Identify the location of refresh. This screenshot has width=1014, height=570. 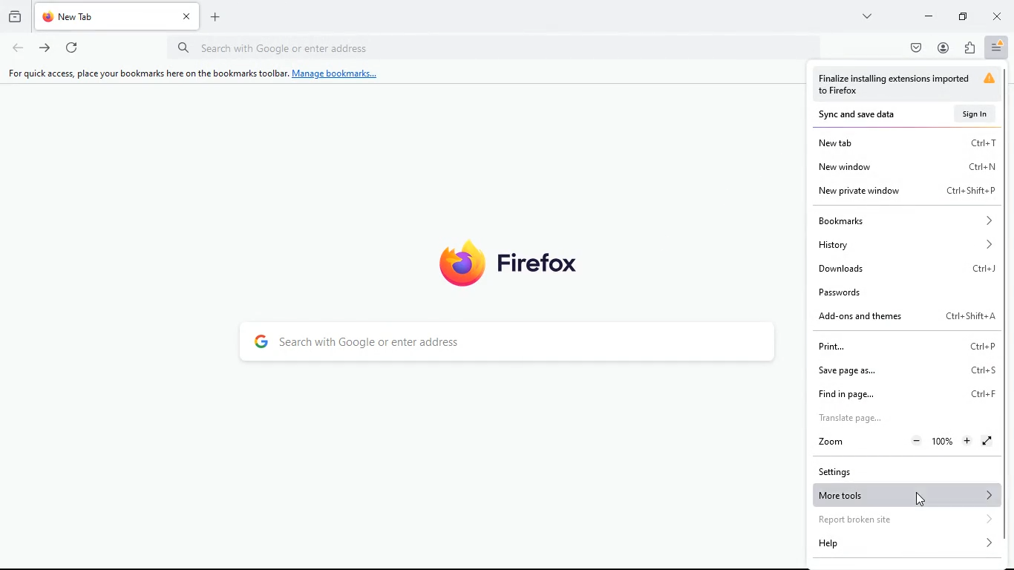
(73, 47).